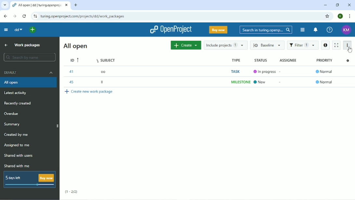 The image size is (355, 200). Describe the element at coordinates (103, 82) in the screenshot. I see `II` at that location.